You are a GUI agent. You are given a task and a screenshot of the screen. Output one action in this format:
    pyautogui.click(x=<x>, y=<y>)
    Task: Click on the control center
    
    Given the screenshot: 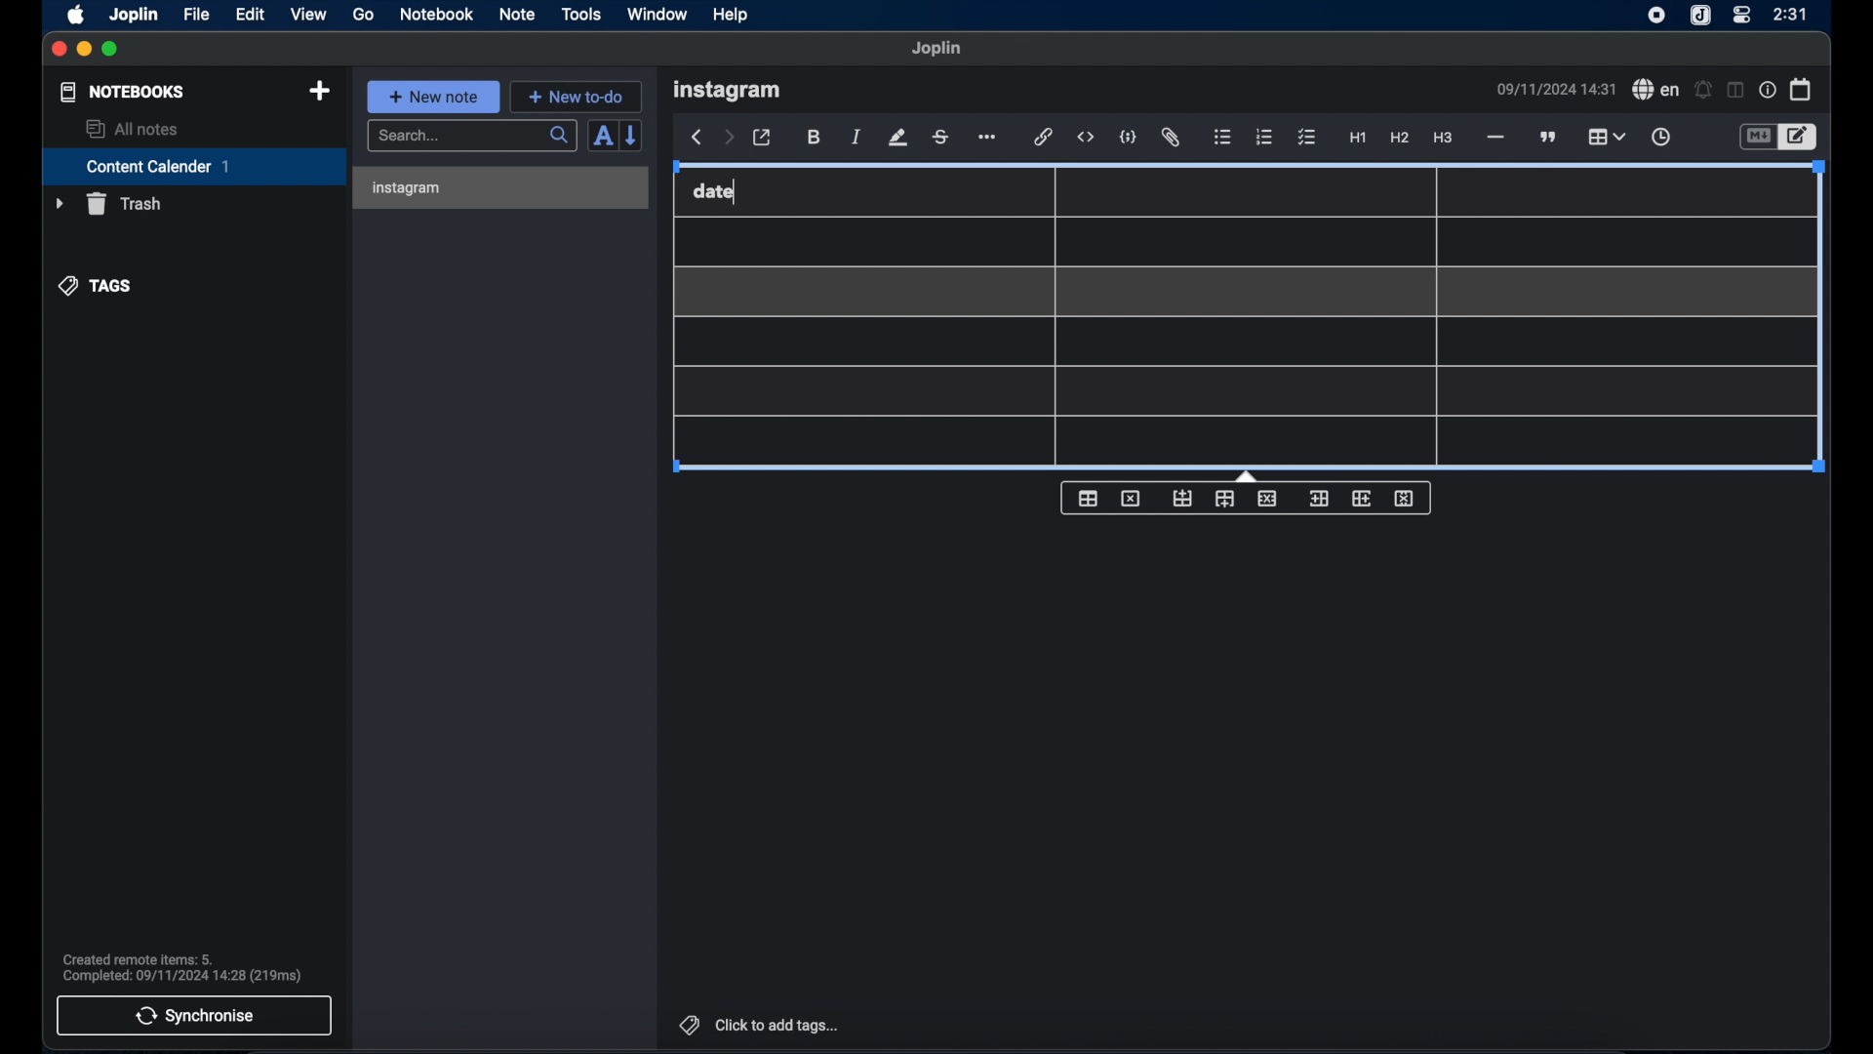 What is the action you would take?
    pyautogui.click(x=1741, y=16)
    